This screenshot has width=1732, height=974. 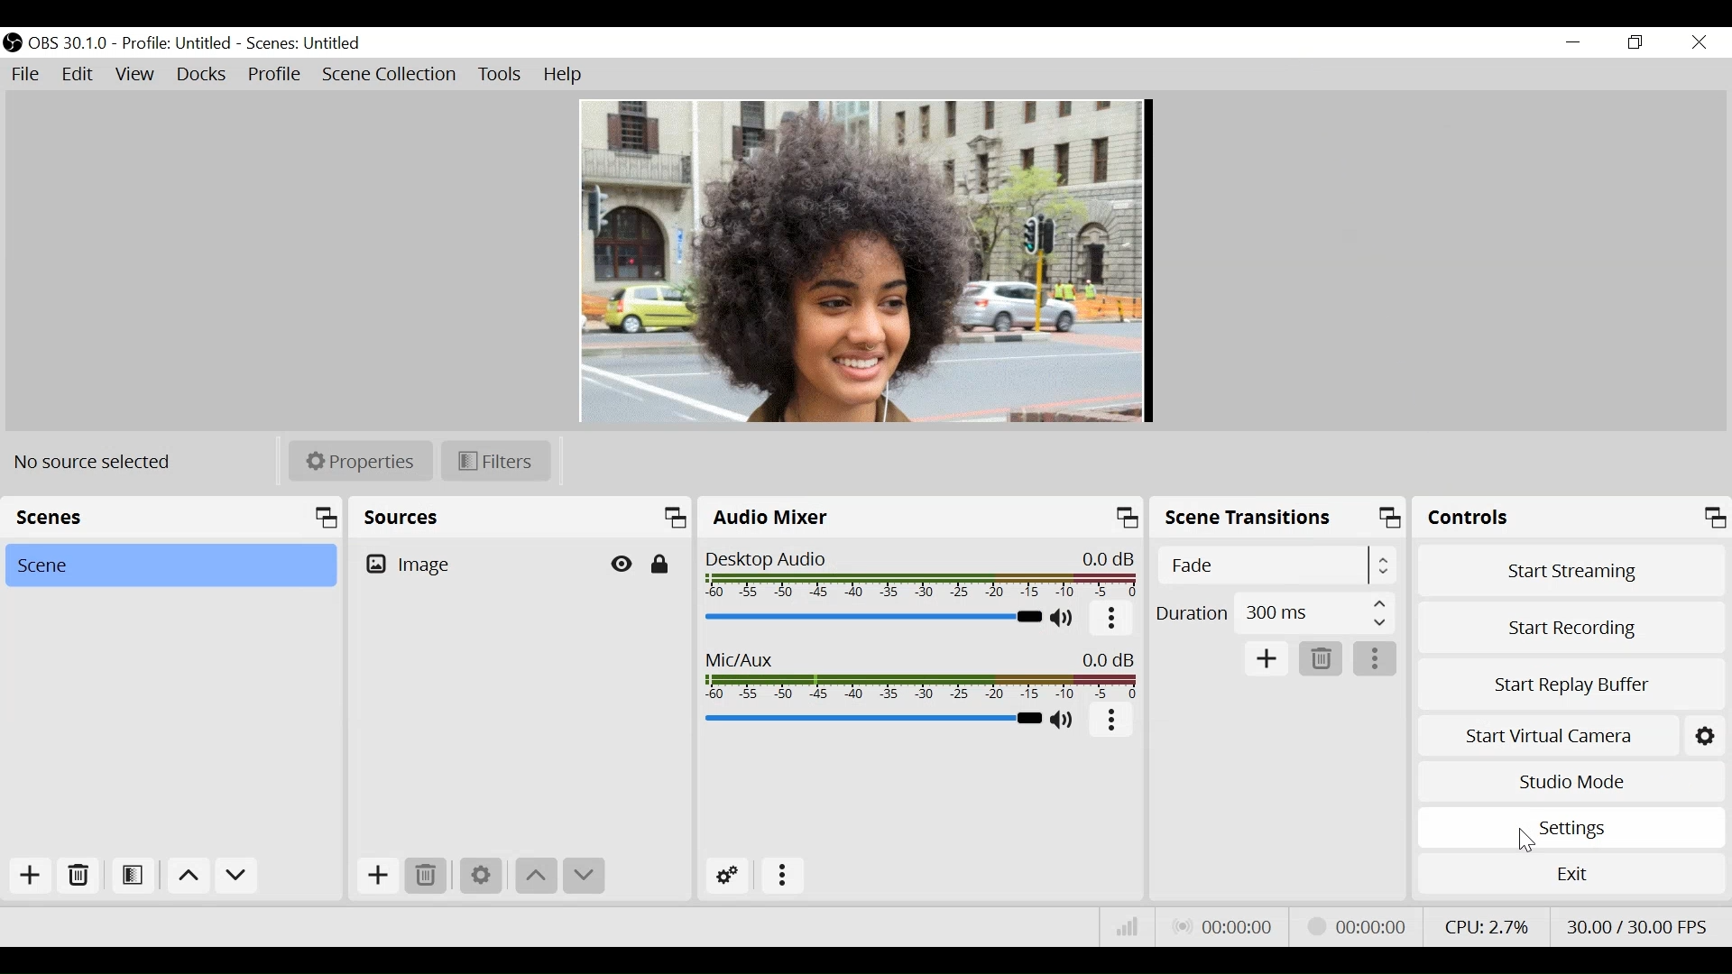 What do you see at coordinates (1224, 928) in the screenshot?
I see `00:00:00` at bounding box center [1224, 928].